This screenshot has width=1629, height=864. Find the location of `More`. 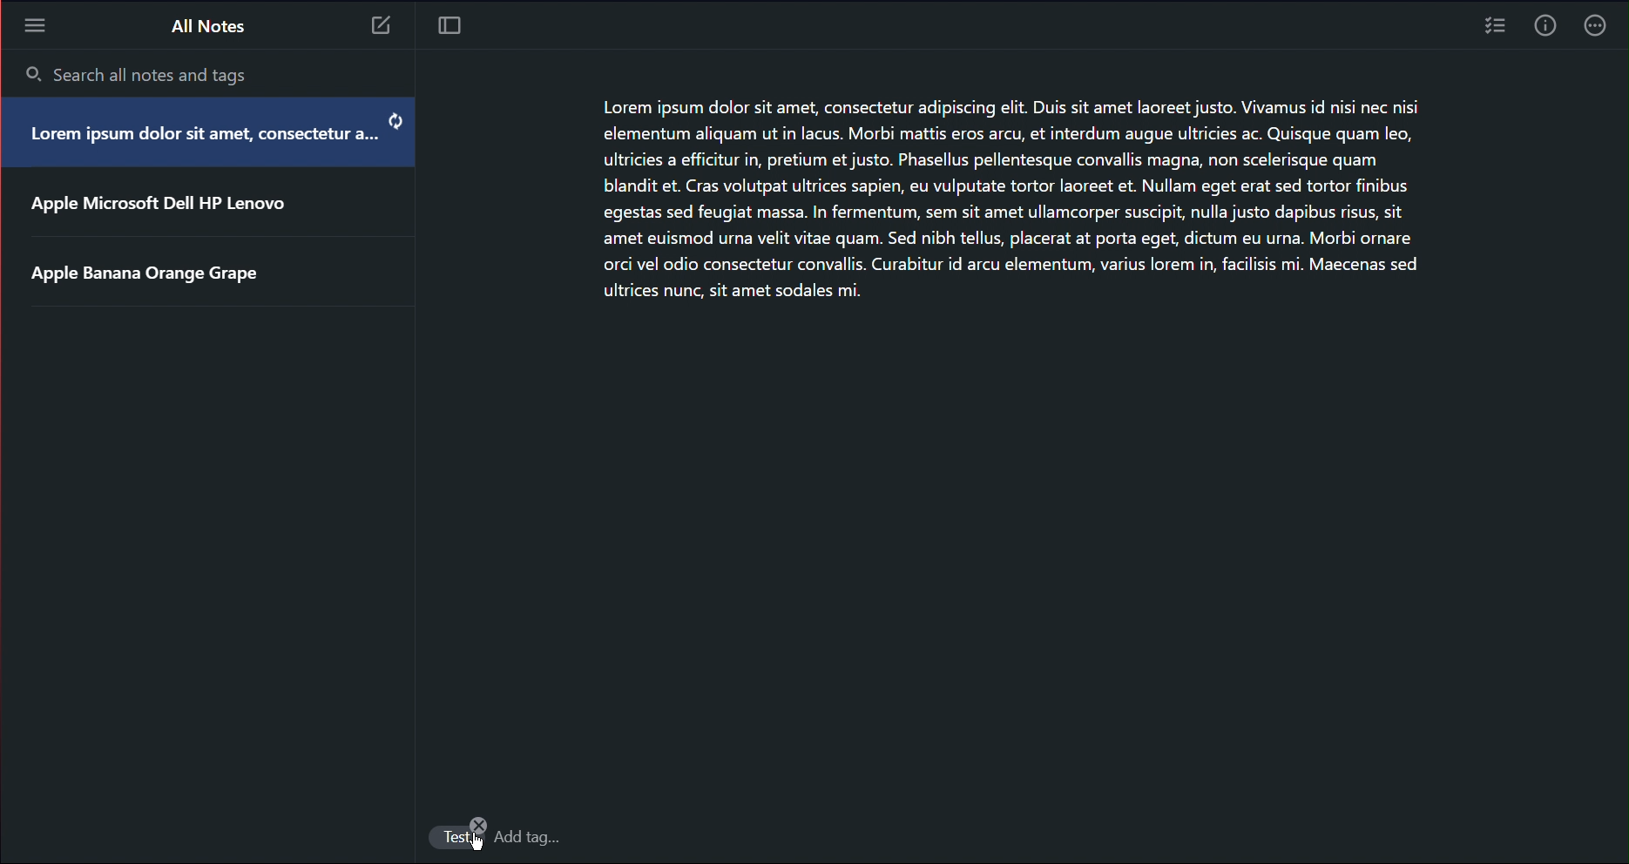

More is located at coordinates (34, 24).